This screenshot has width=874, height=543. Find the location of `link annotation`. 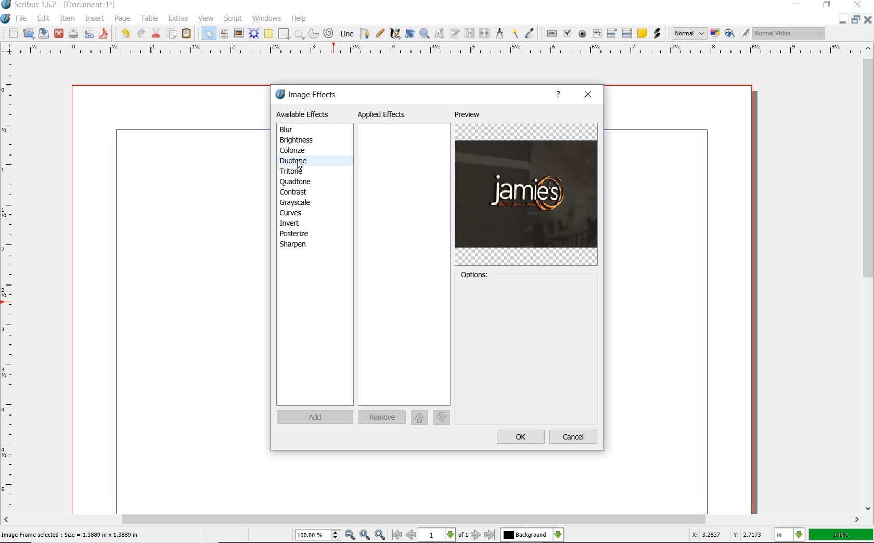

link annotation is located at coordinates (657, 33).